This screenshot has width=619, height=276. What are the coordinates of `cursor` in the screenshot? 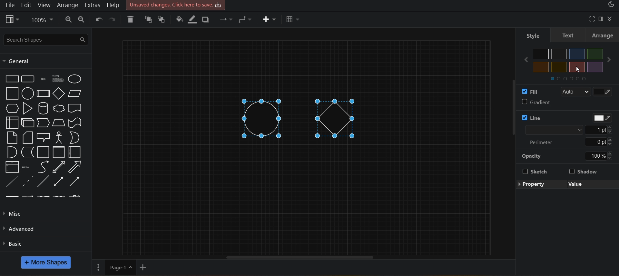 It's located at (578, 70).